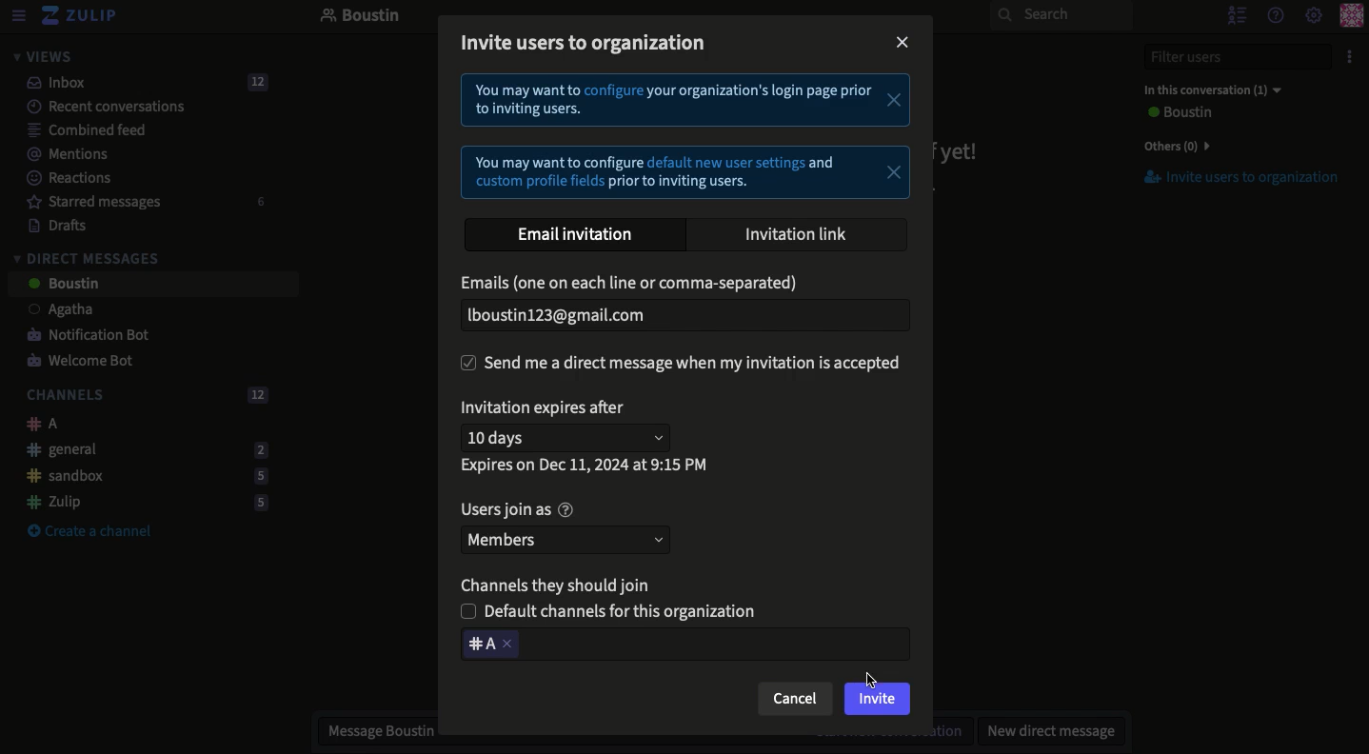 This screenshot has width=1369, height=754. I want to click on Filter users, so click(1226, 57).